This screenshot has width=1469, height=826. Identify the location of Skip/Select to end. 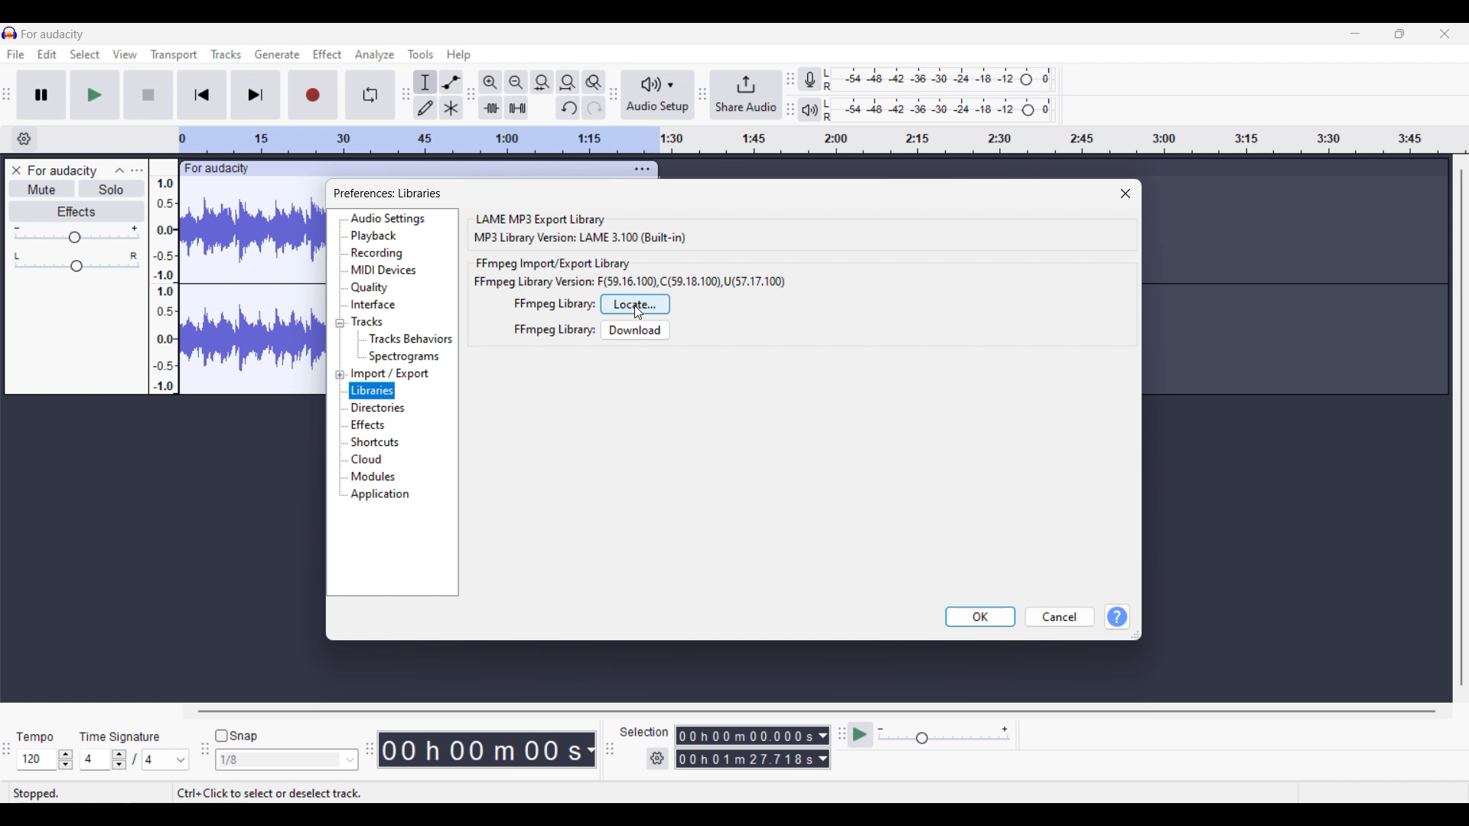
(256, 95).